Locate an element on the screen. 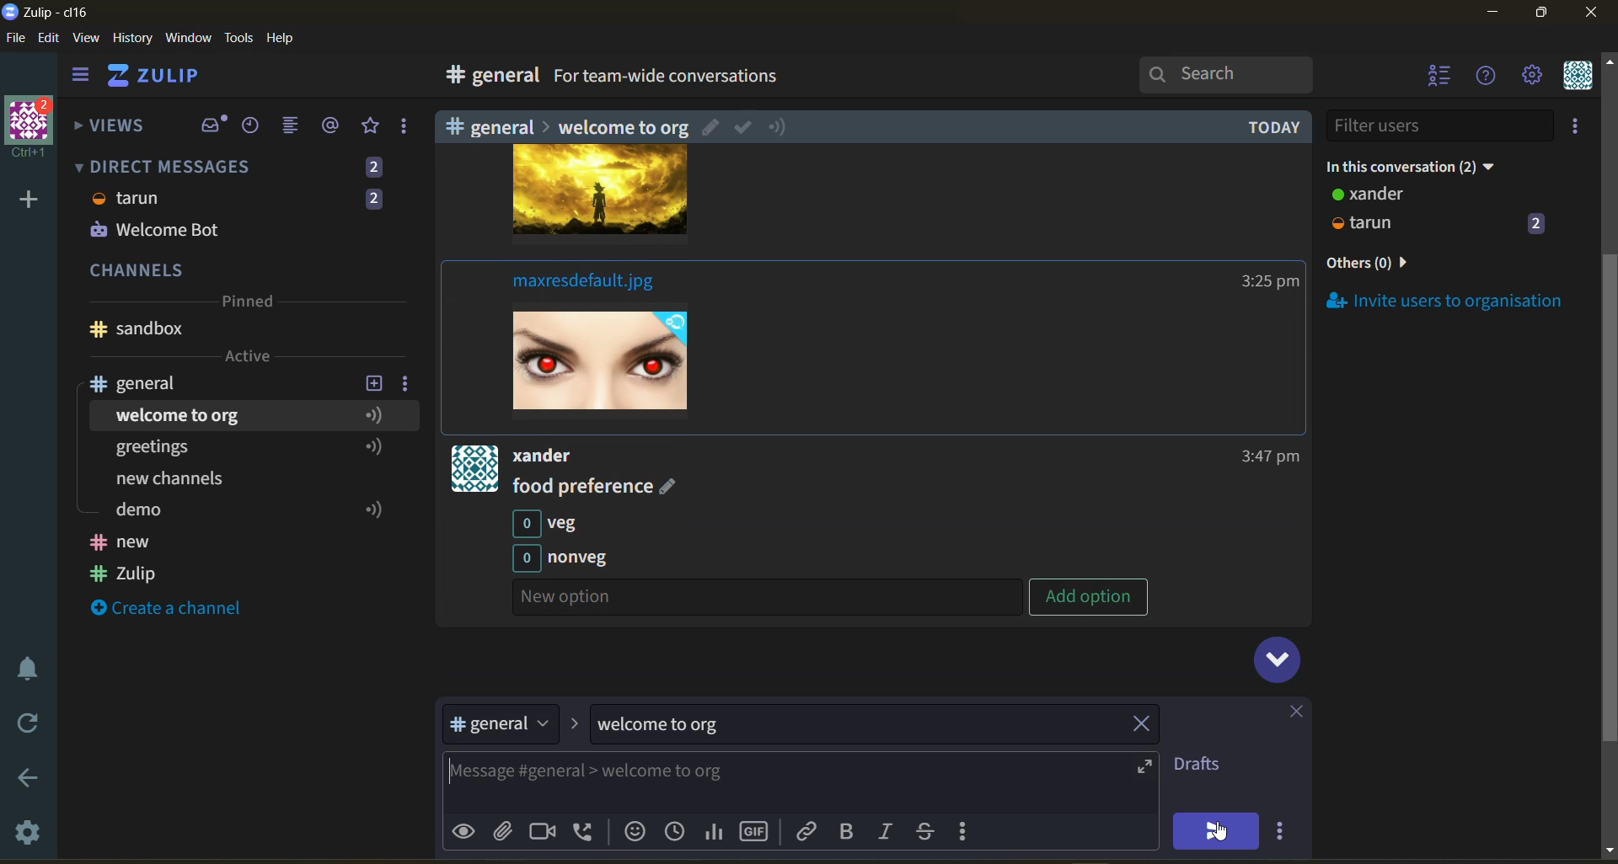  link is located at coordinates (808, 830).